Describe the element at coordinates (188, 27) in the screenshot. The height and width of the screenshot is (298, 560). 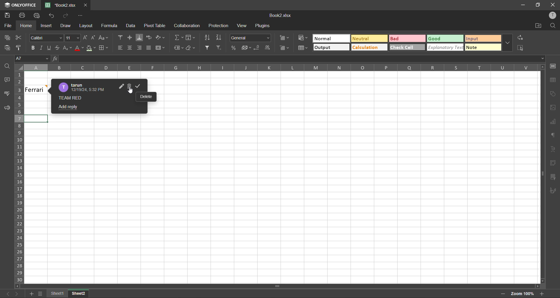
I see `collaboration` at that location.